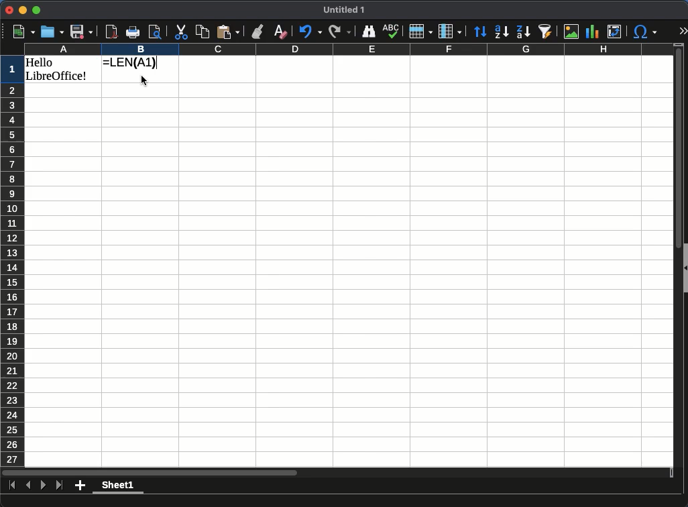 The image size is (688, 507). What do you see at coordinates (227, 31) in the screenshot?
I see `paste` at bounding box center [227, 31].